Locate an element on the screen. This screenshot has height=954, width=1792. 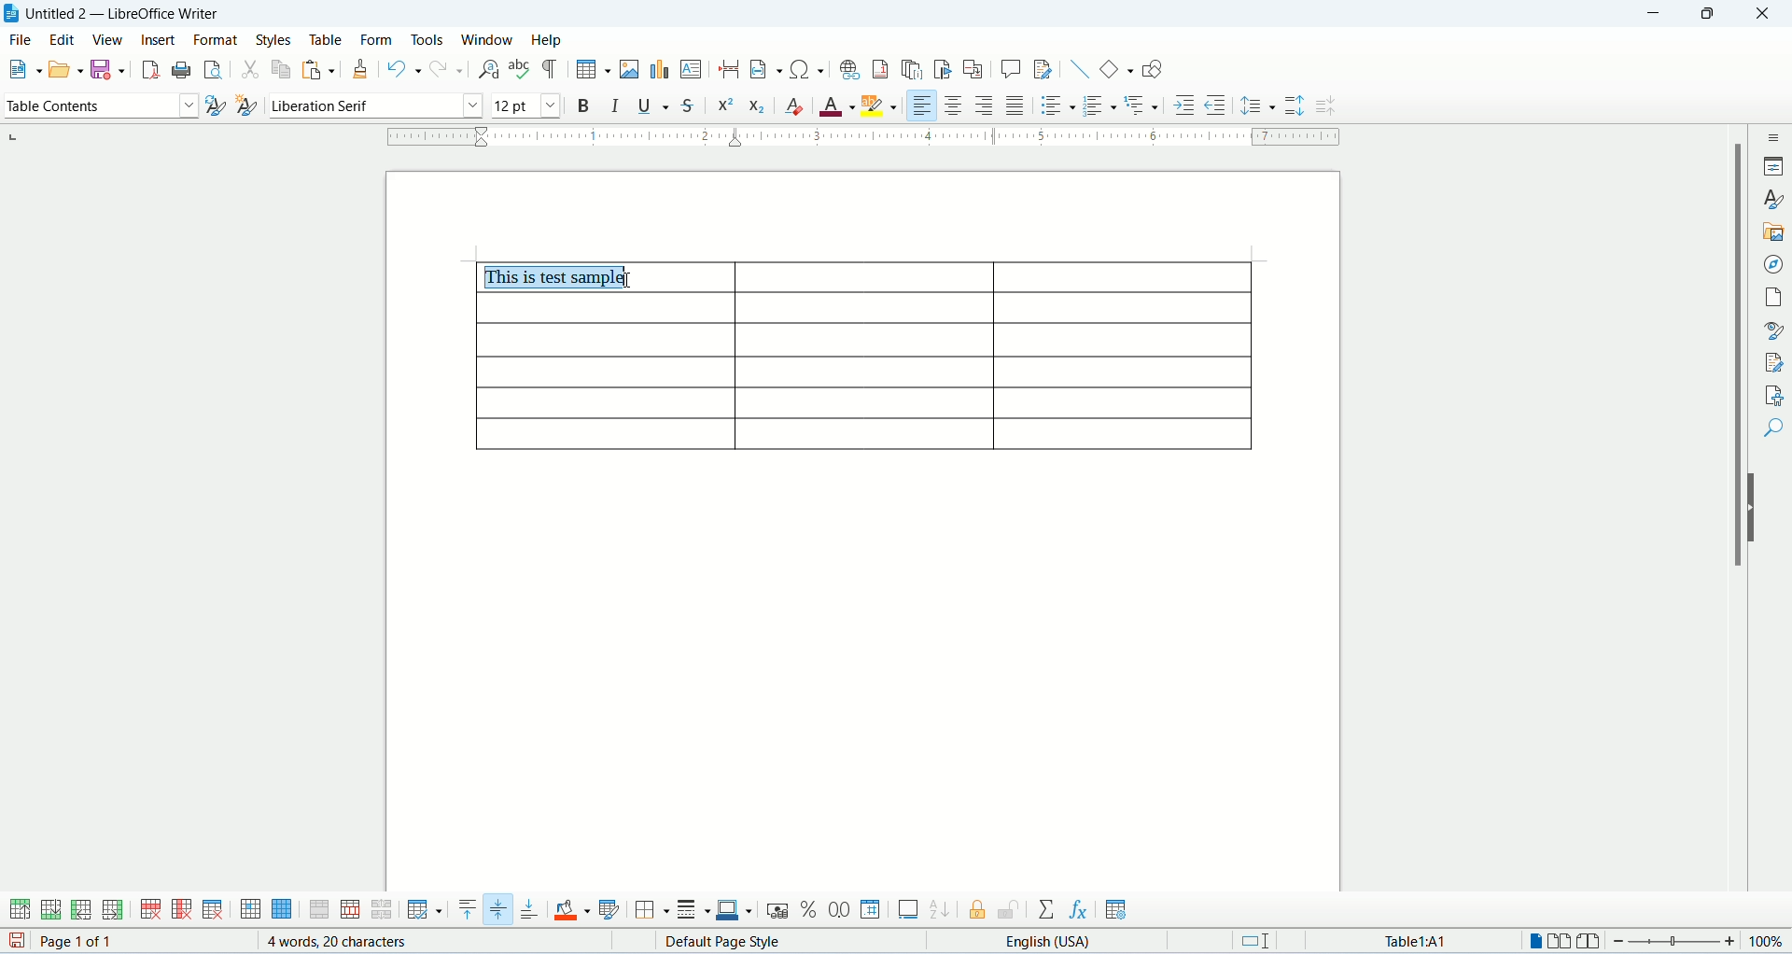
cursor is located at coordinates (629, 280).